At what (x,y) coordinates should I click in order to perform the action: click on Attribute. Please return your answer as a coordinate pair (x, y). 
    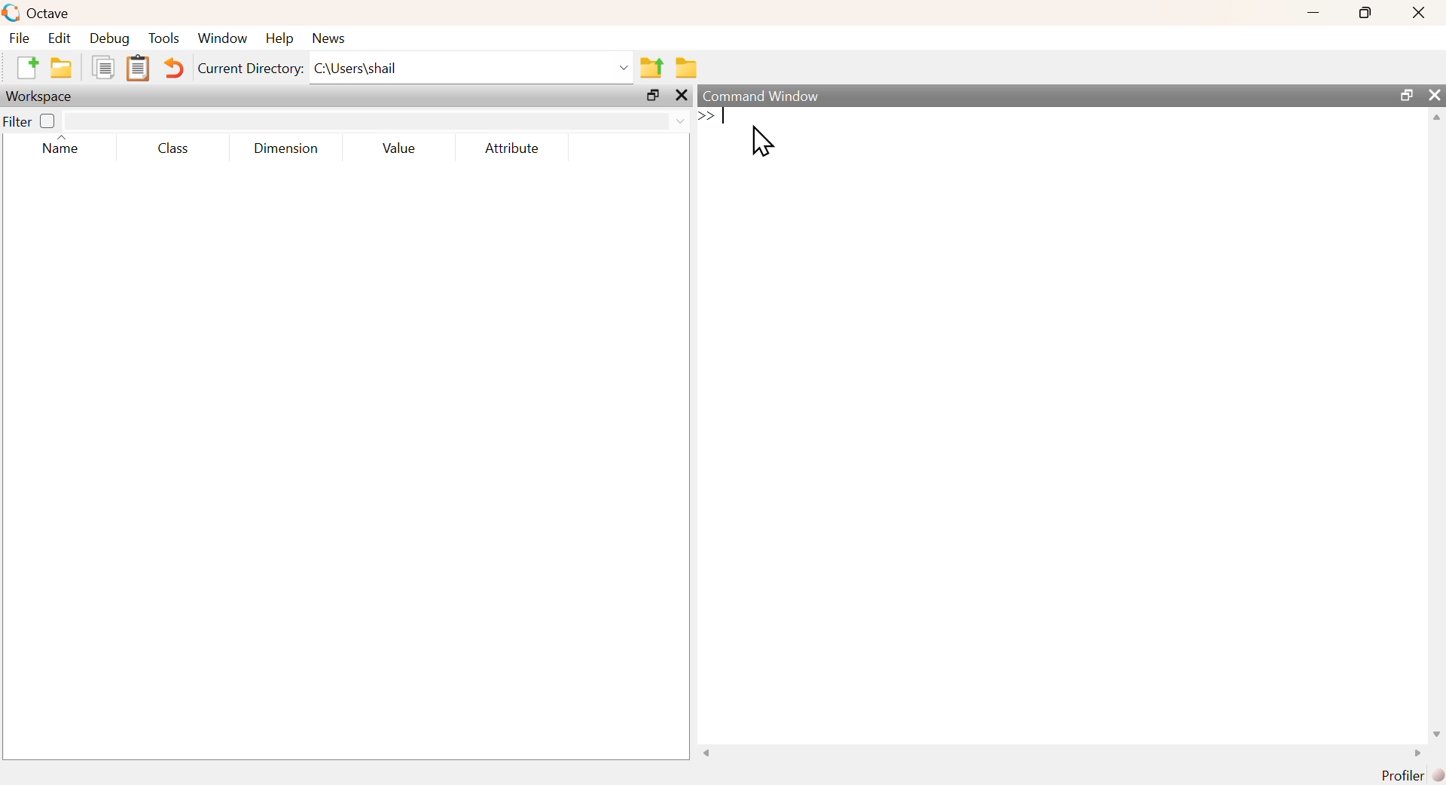
    Looking at the image, I should click on (513, 148).